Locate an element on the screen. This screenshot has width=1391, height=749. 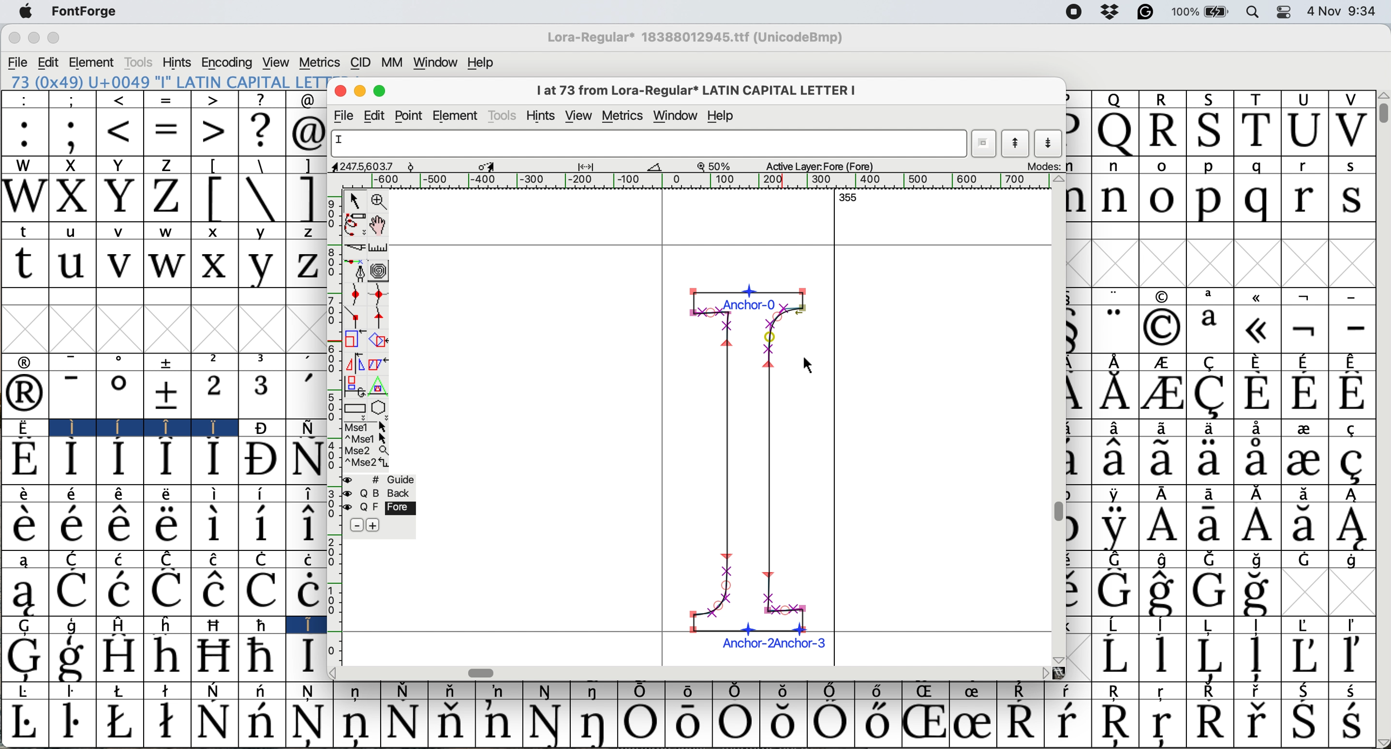
Symbol is located at coordinates (118, 591).